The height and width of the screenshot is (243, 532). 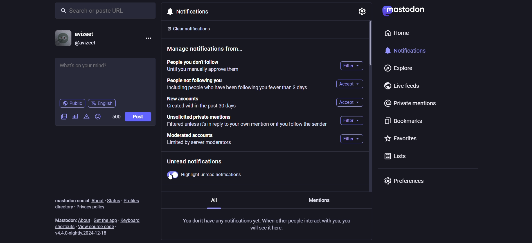 I want to click on add a poll, so click(x=75, y=118).